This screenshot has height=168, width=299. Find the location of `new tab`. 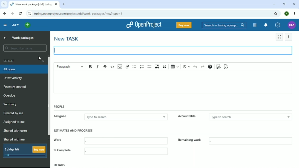

new tab is located at coordinates (65, 5).